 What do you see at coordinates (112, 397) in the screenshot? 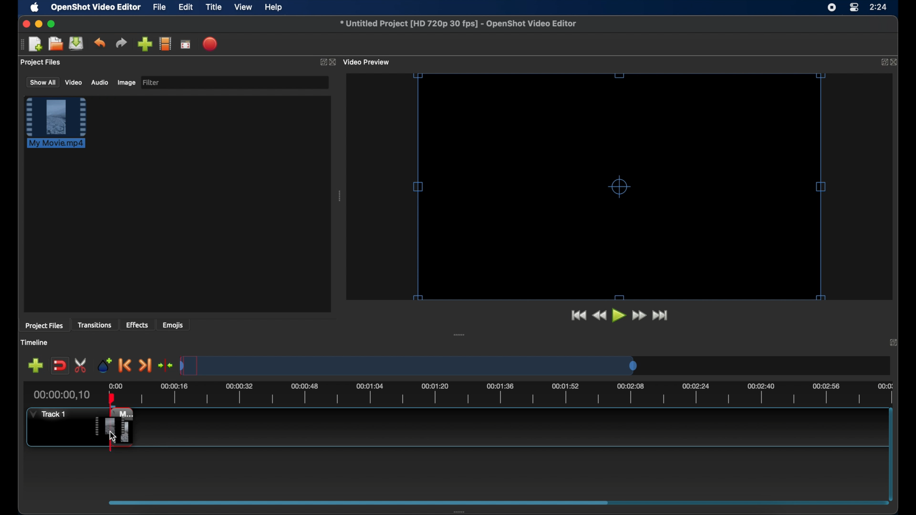
I see `playhead` at bounding box center [112, 397].